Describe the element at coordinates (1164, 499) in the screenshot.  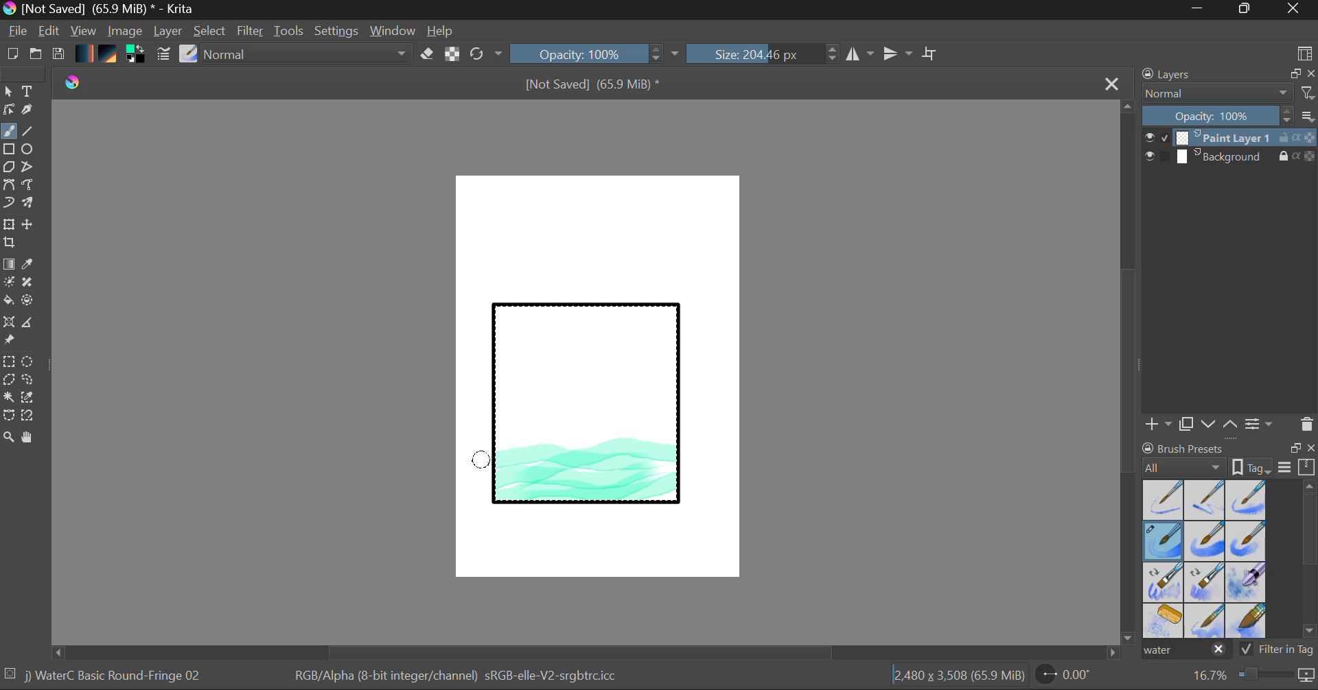
I see `Water C - Dry` at that location.